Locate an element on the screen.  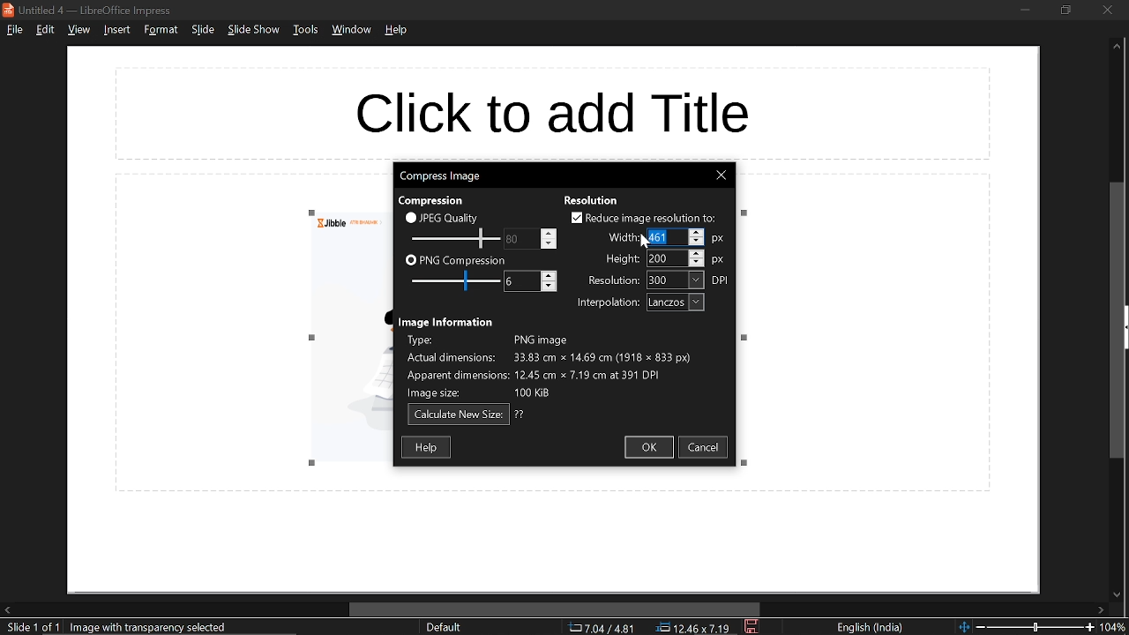
px is located at coordinates (719, 260).